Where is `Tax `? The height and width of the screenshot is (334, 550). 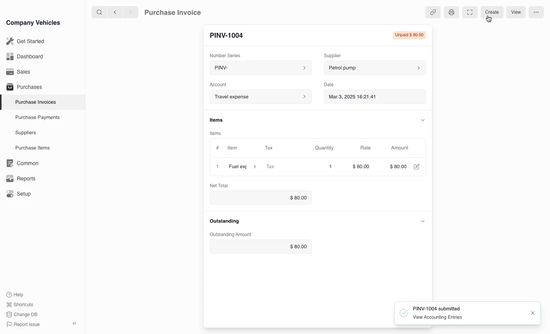 Tax  is located at coordinates (281, 167).